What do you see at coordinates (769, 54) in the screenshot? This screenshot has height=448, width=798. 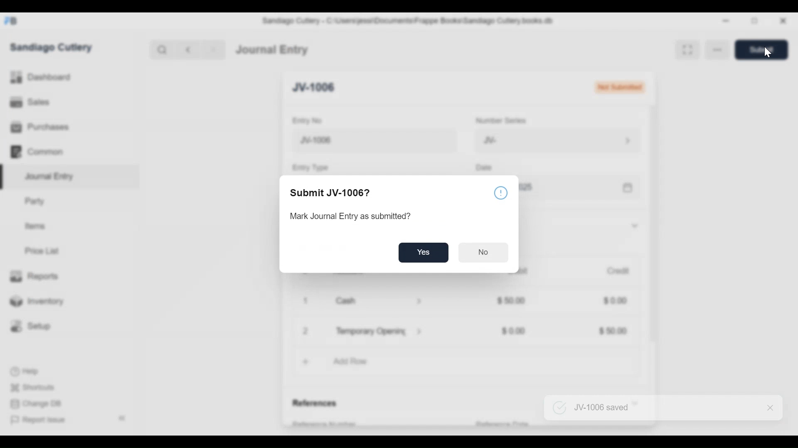 I see `Cursor` at bounding box center [769, 54].